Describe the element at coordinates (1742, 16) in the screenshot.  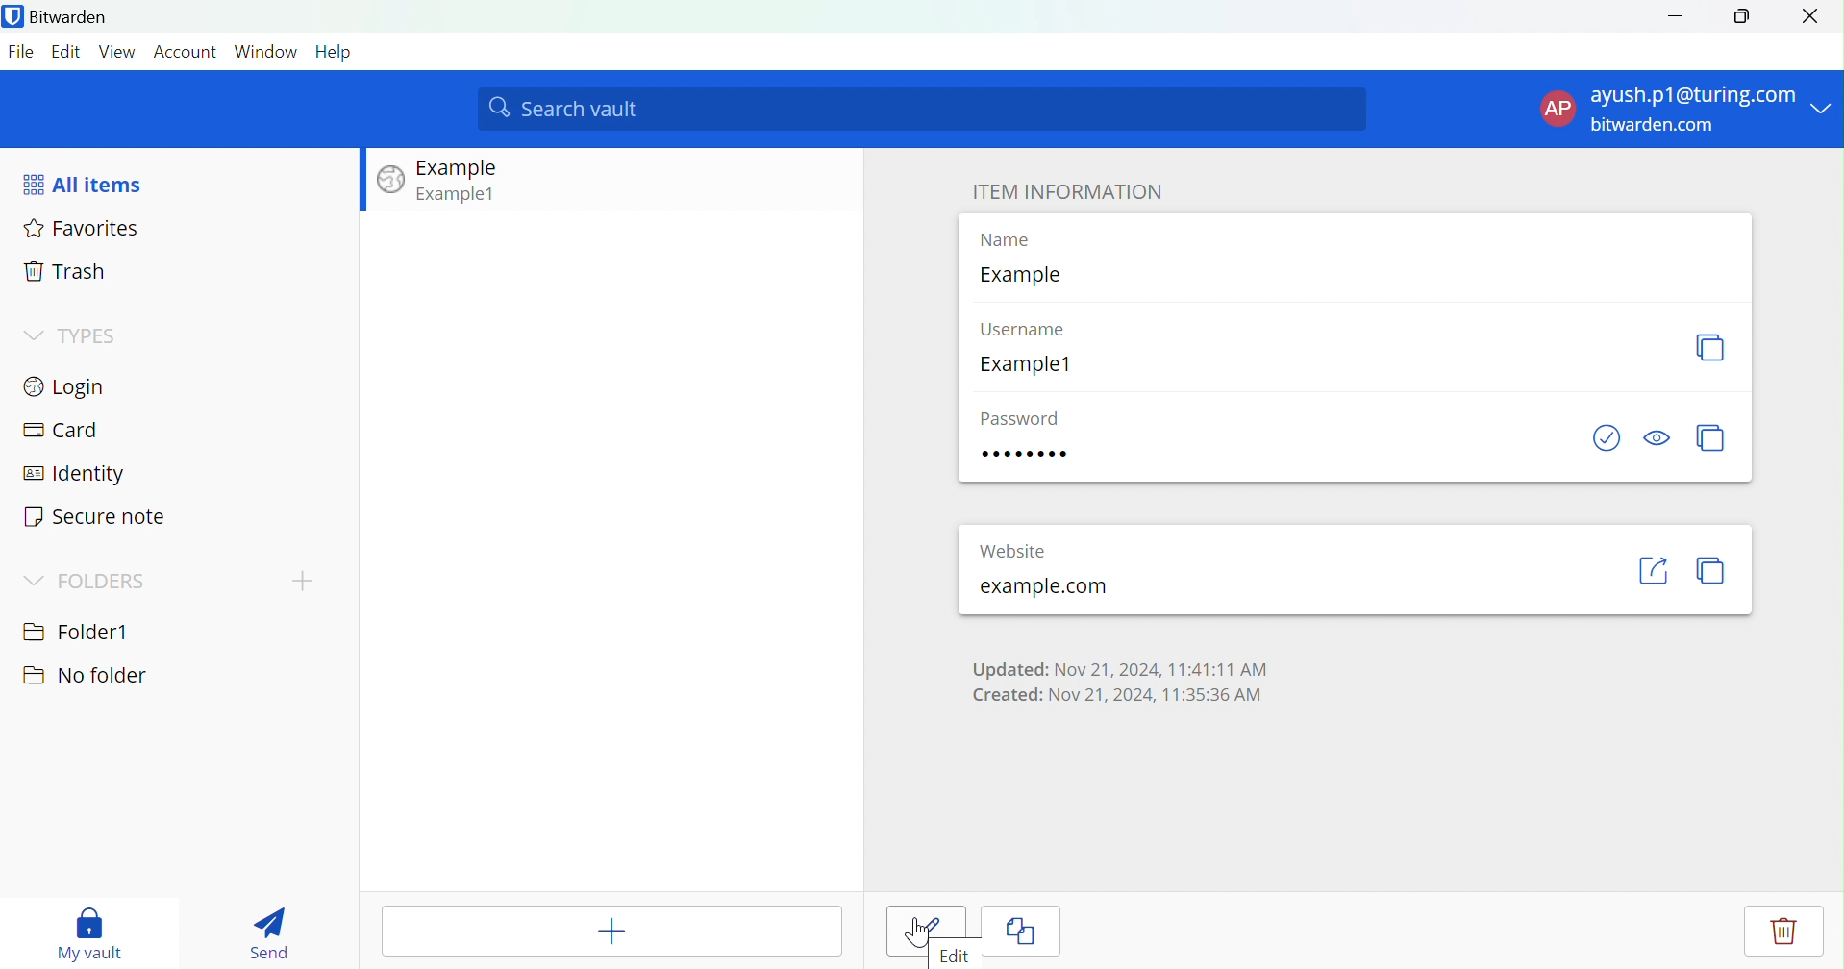
I see `Restore Down` at that location.